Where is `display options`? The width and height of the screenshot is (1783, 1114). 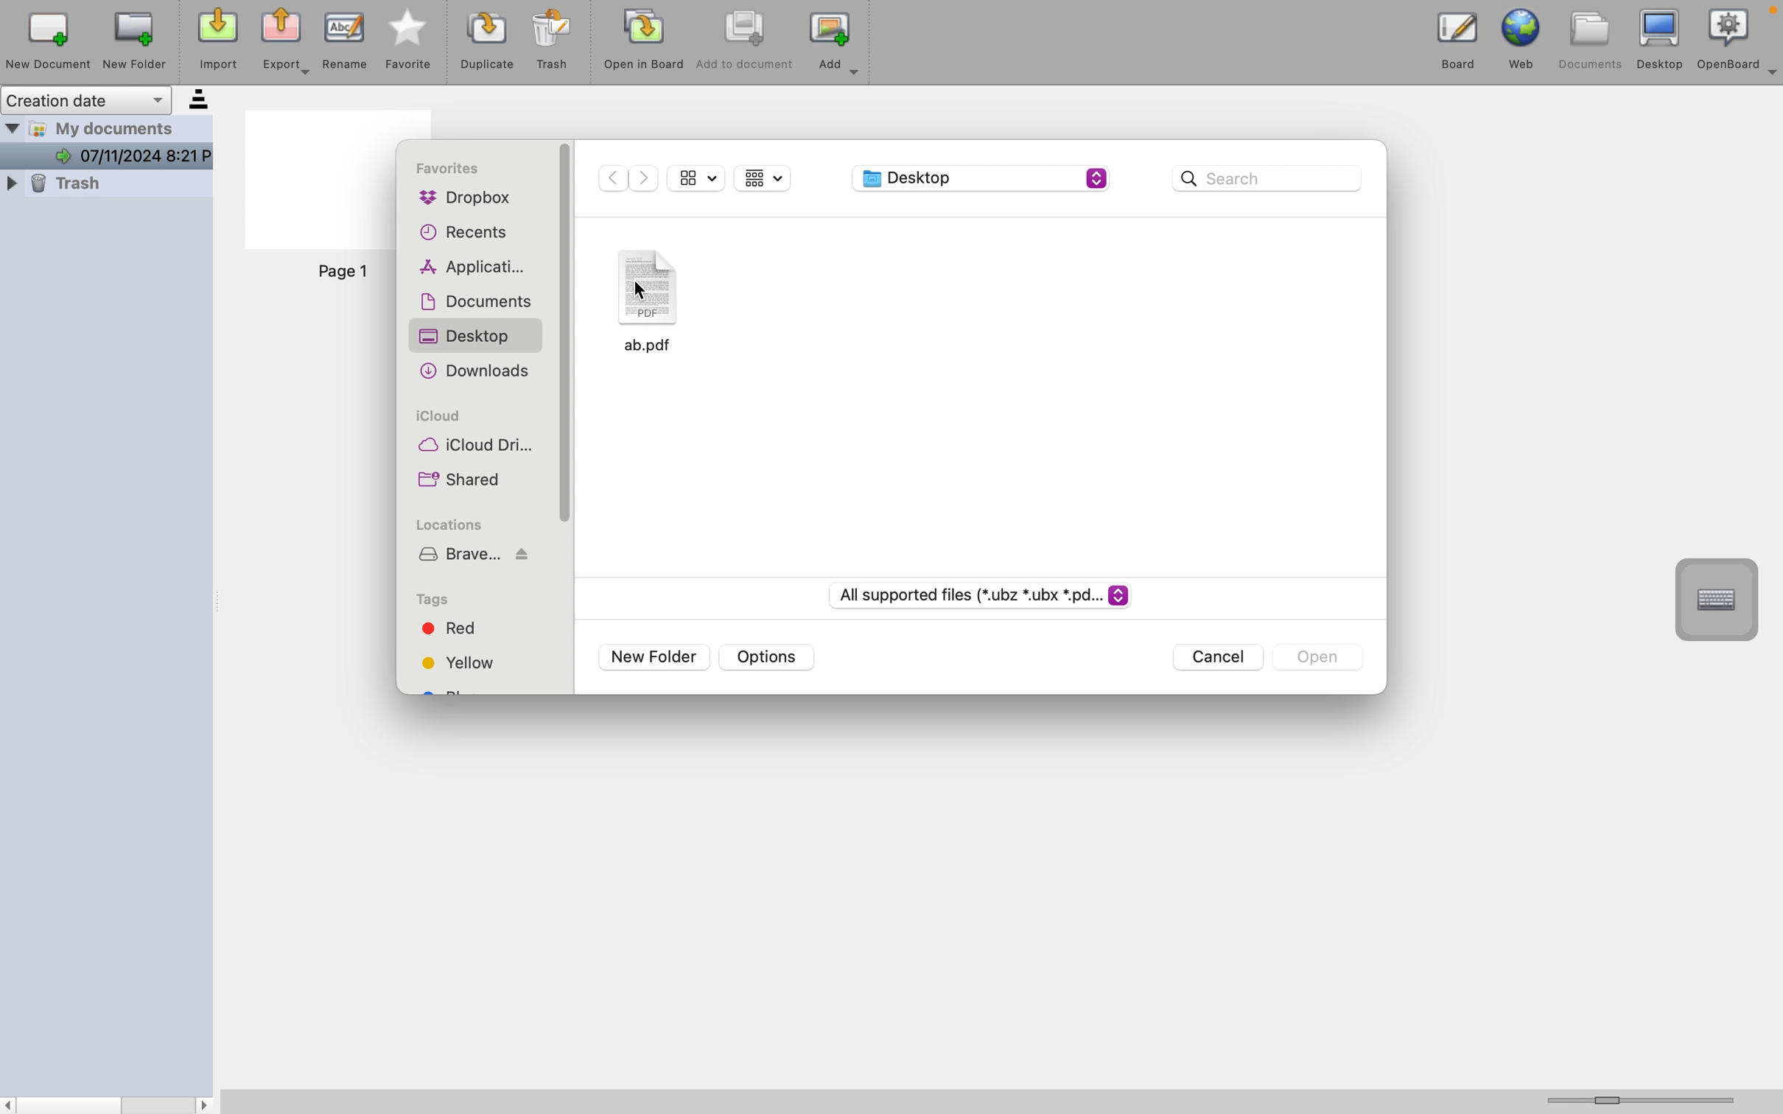
display options is located at coordinates (766, 181).